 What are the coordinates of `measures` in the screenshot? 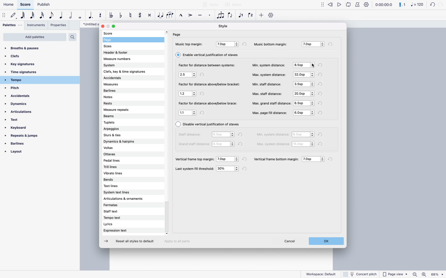 It's located at (123, 85).